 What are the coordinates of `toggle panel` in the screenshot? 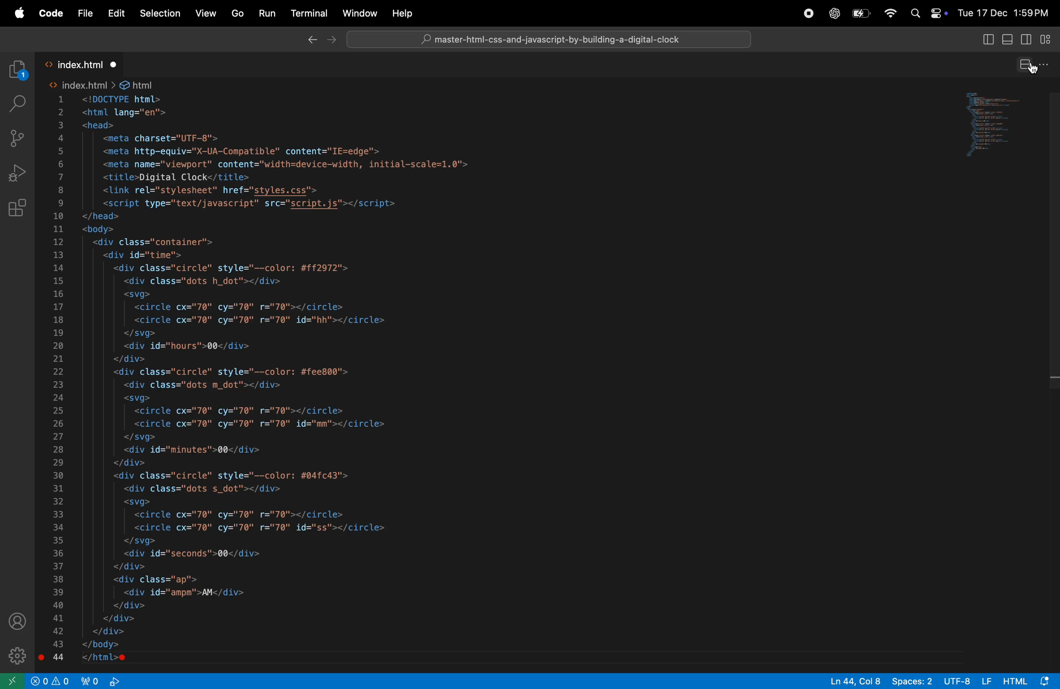 It's located at (986, 40).